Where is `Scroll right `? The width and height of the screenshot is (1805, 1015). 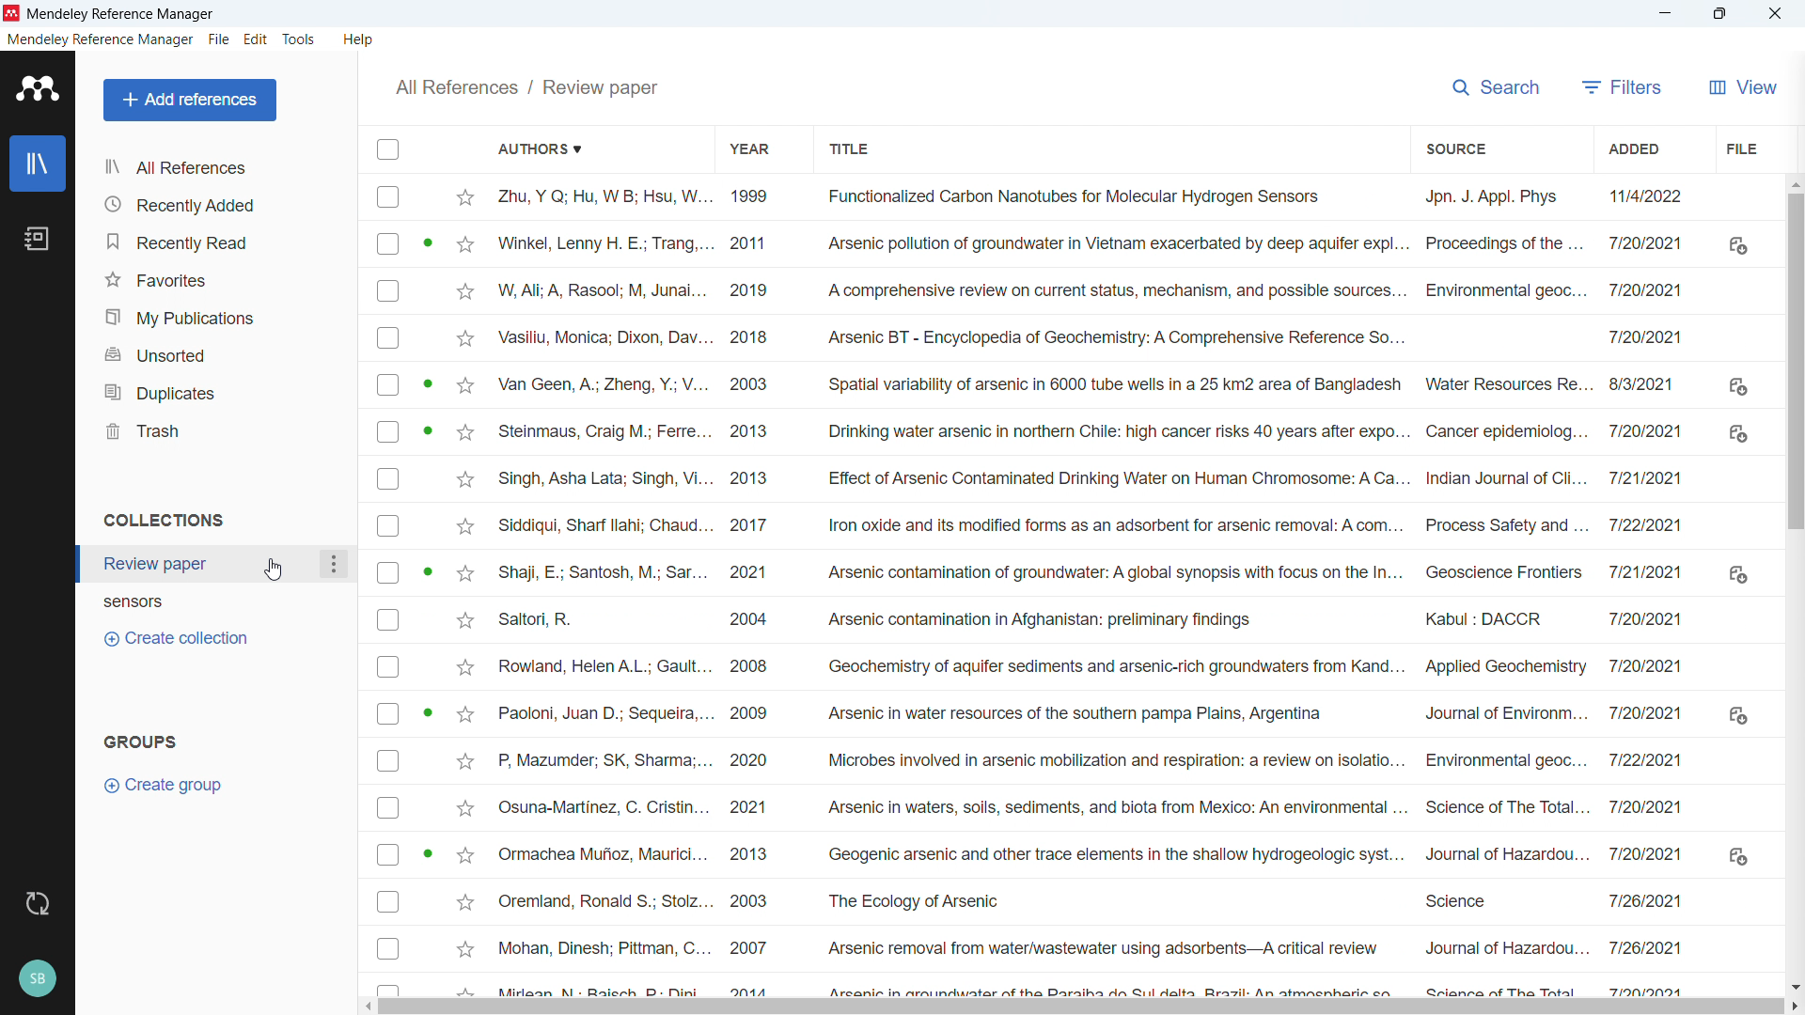 Scroll right  is located at coordinates (1794, 1007).